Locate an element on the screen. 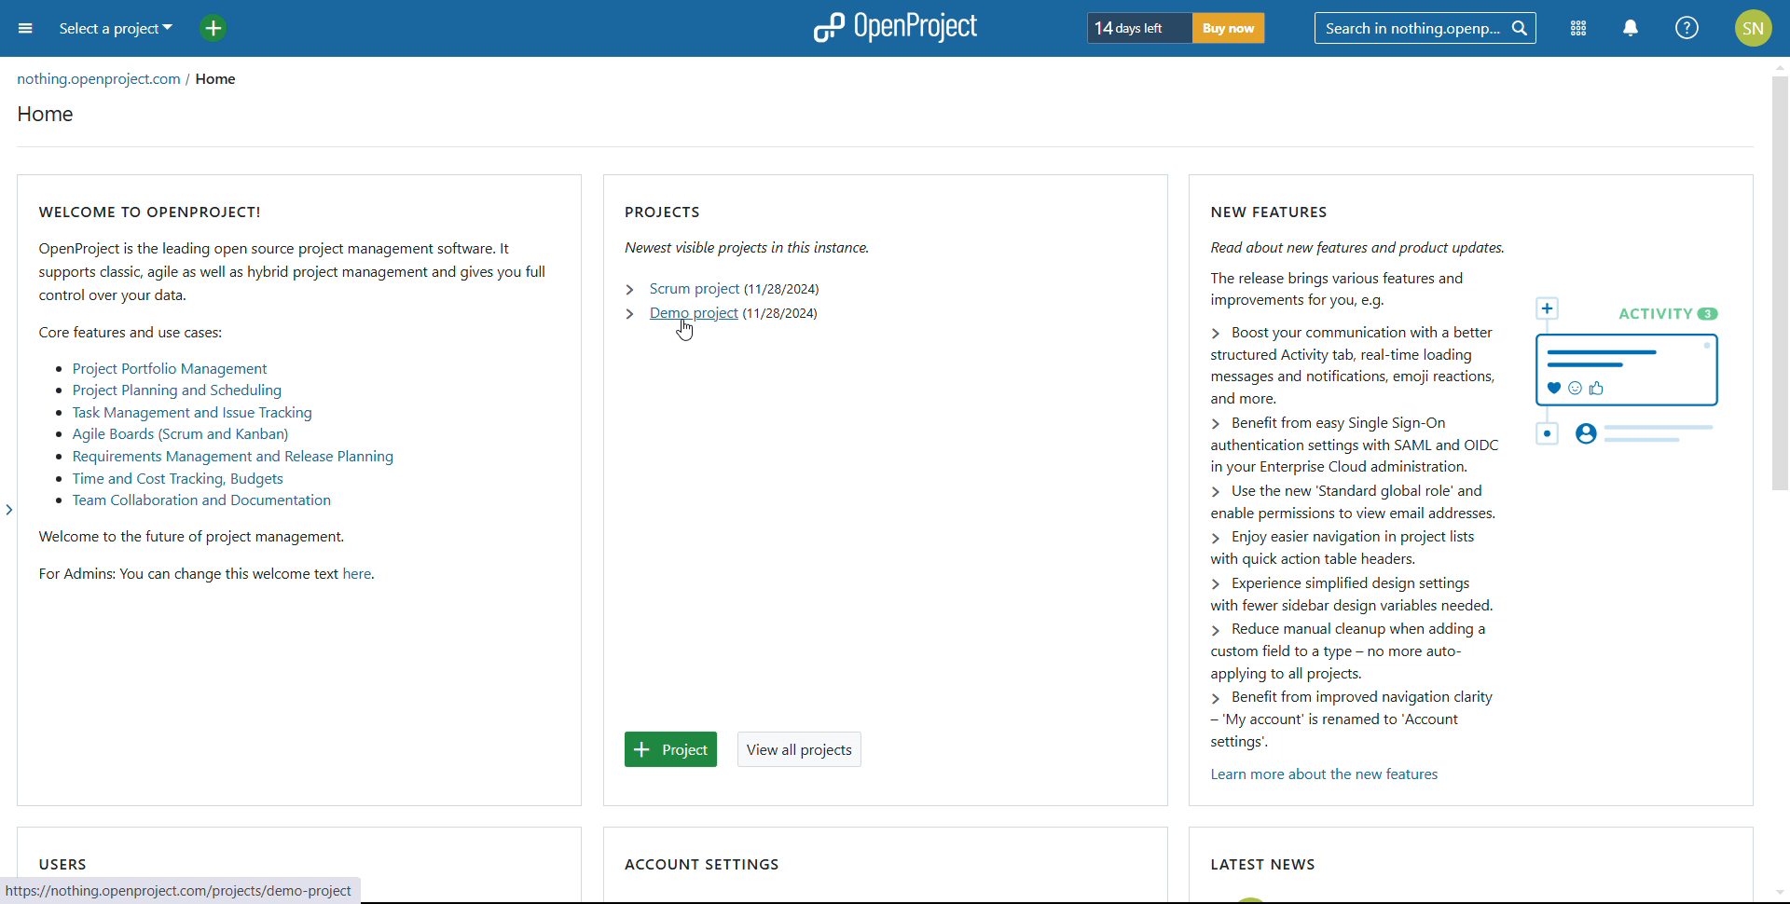 The width and height of the screenshot is (1790, 904). latest news is located at coordinates (1262, 864).